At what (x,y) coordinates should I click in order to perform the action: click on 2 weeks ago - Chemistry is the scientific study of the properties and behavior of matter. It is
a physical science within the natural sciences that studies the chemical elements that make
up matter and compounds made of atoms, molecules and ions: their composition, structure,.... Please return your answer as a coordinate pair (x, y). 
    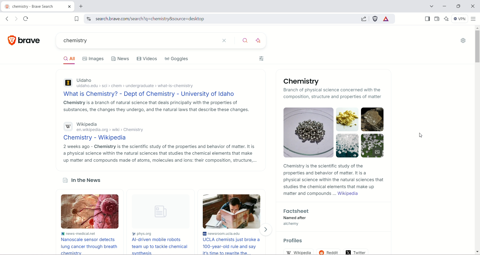
    Looking at the image, I should click on (158, 154).